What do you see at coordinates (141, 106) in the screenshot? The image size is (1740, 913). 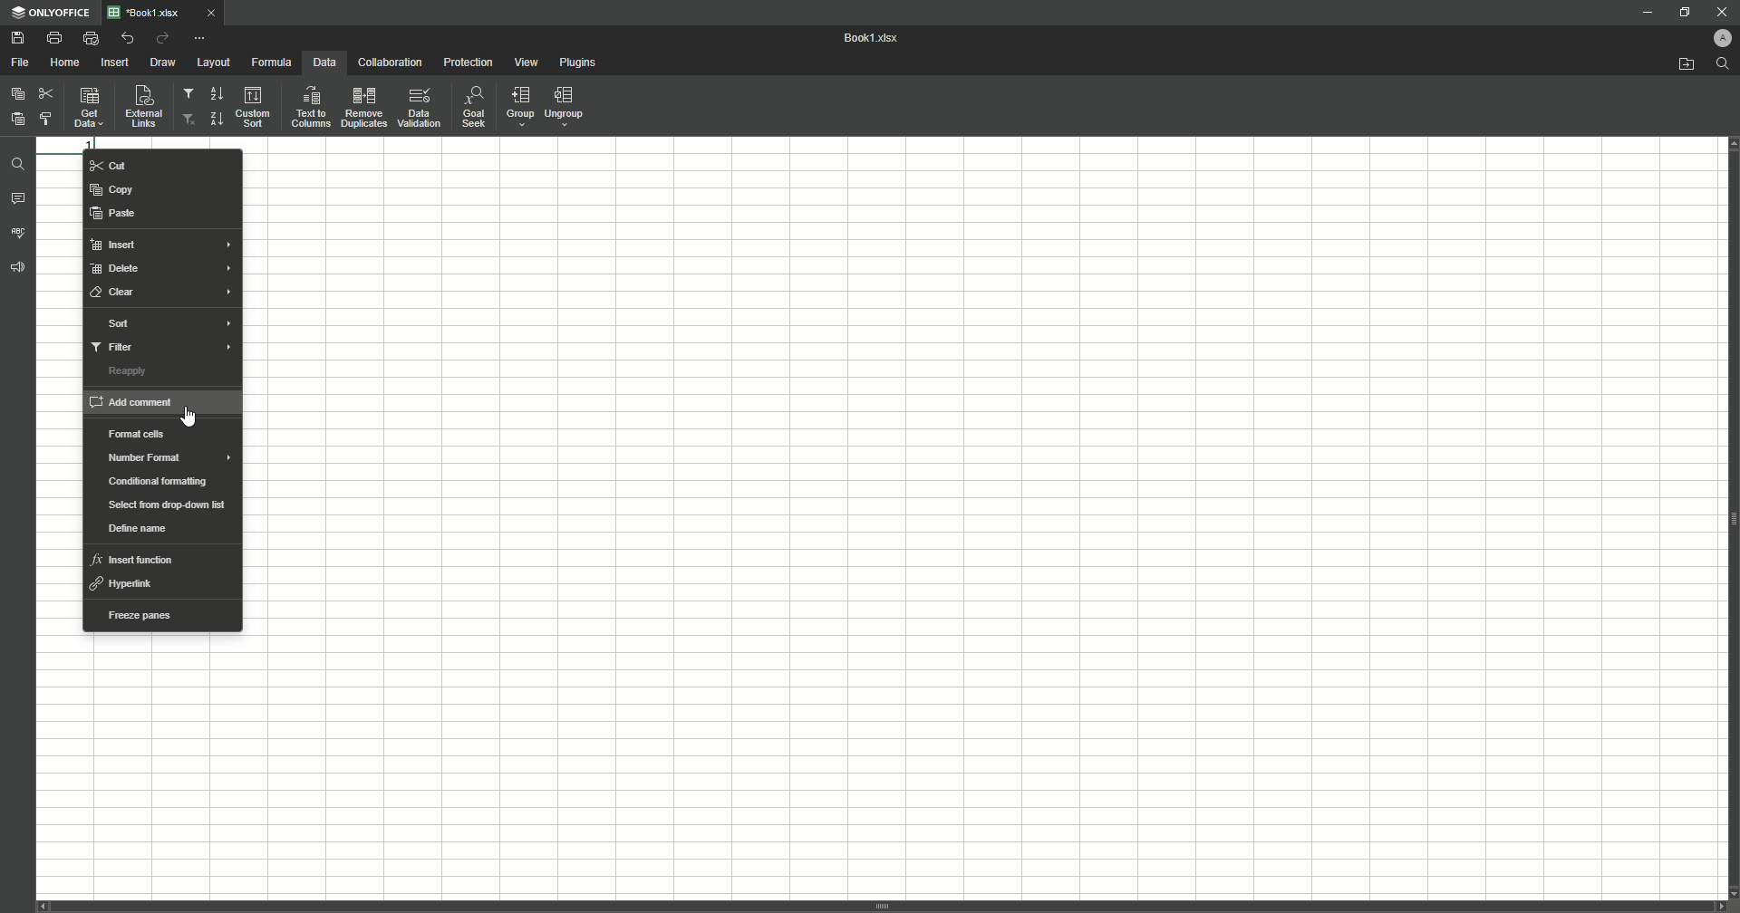 I see `External Links` at bounding box center [141, 106].